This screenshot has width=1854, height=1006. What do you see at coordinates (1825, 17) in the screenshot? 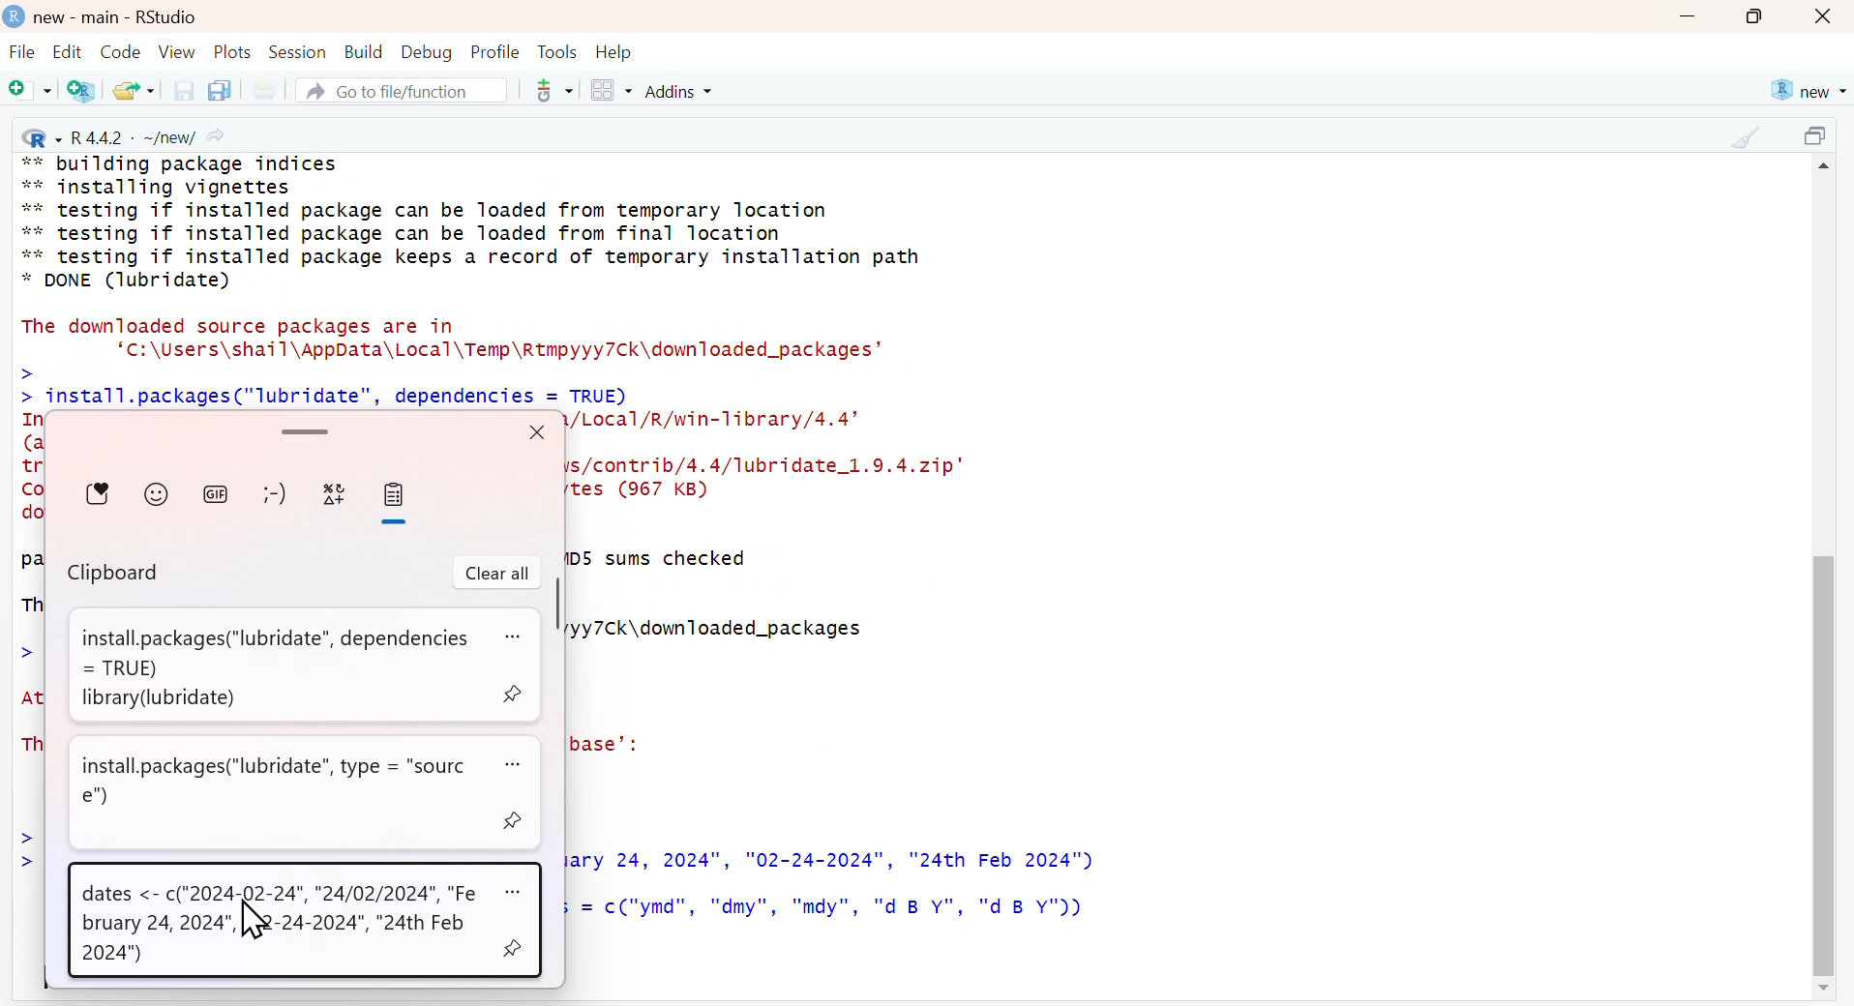
I see `close` at bounding box center [1825, 17].